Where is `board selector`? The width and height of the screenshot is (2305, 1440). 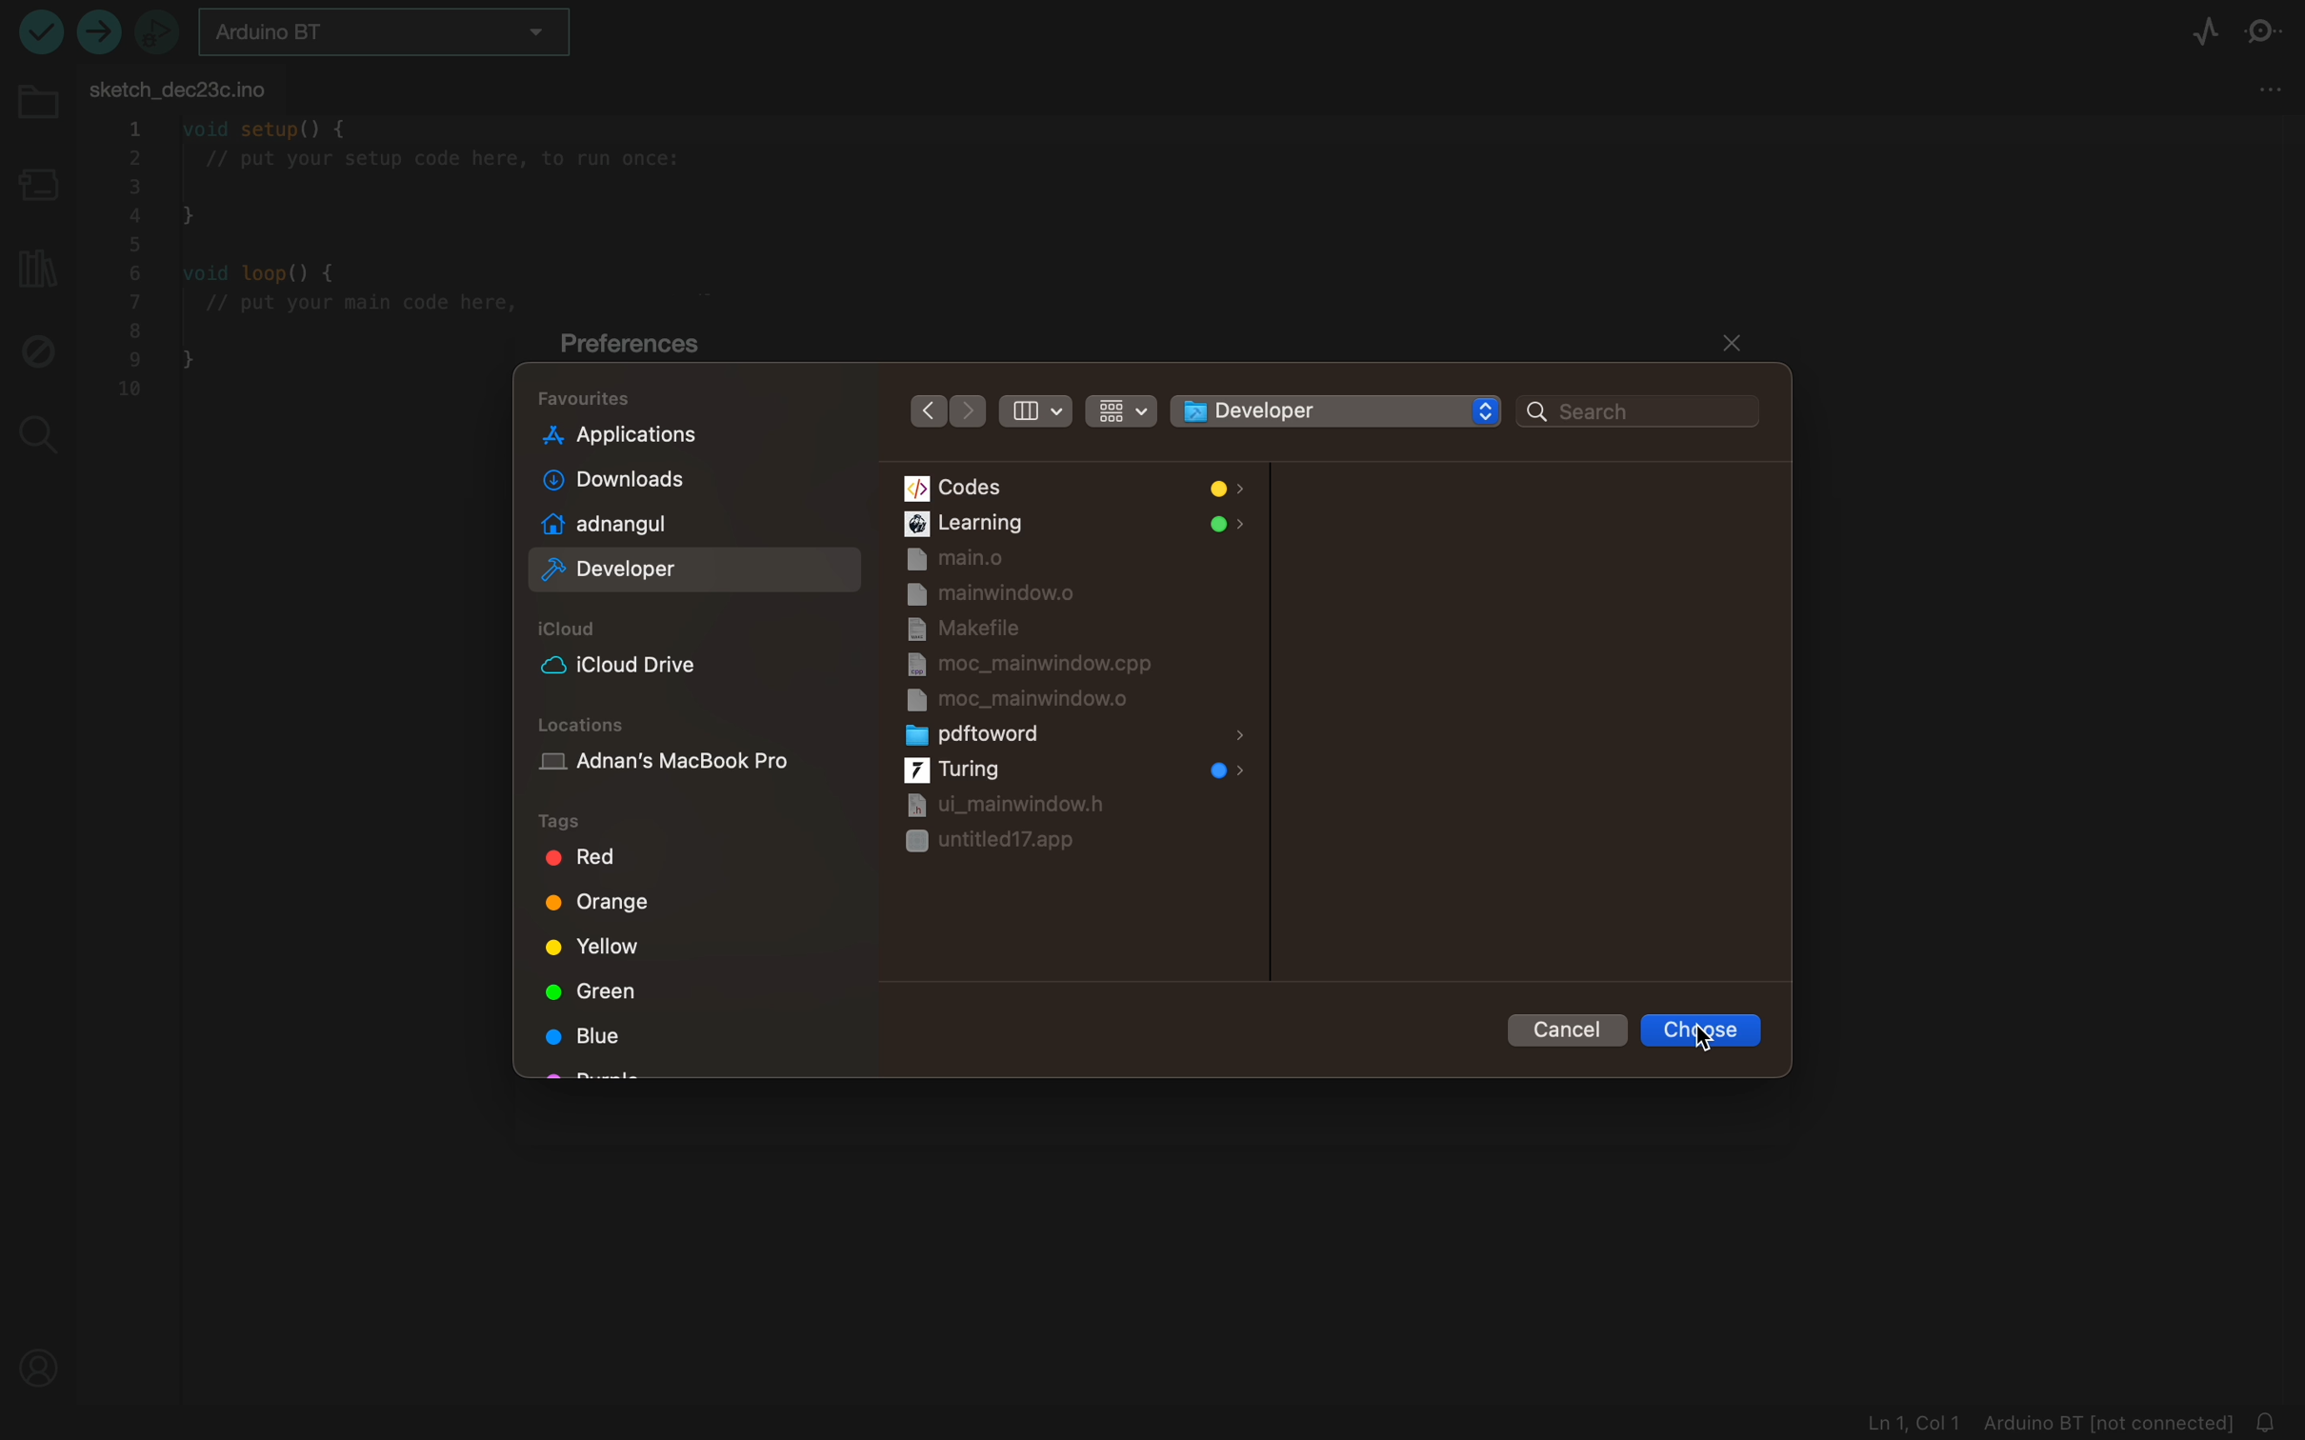
board selector is located at coordinates (385, 36).